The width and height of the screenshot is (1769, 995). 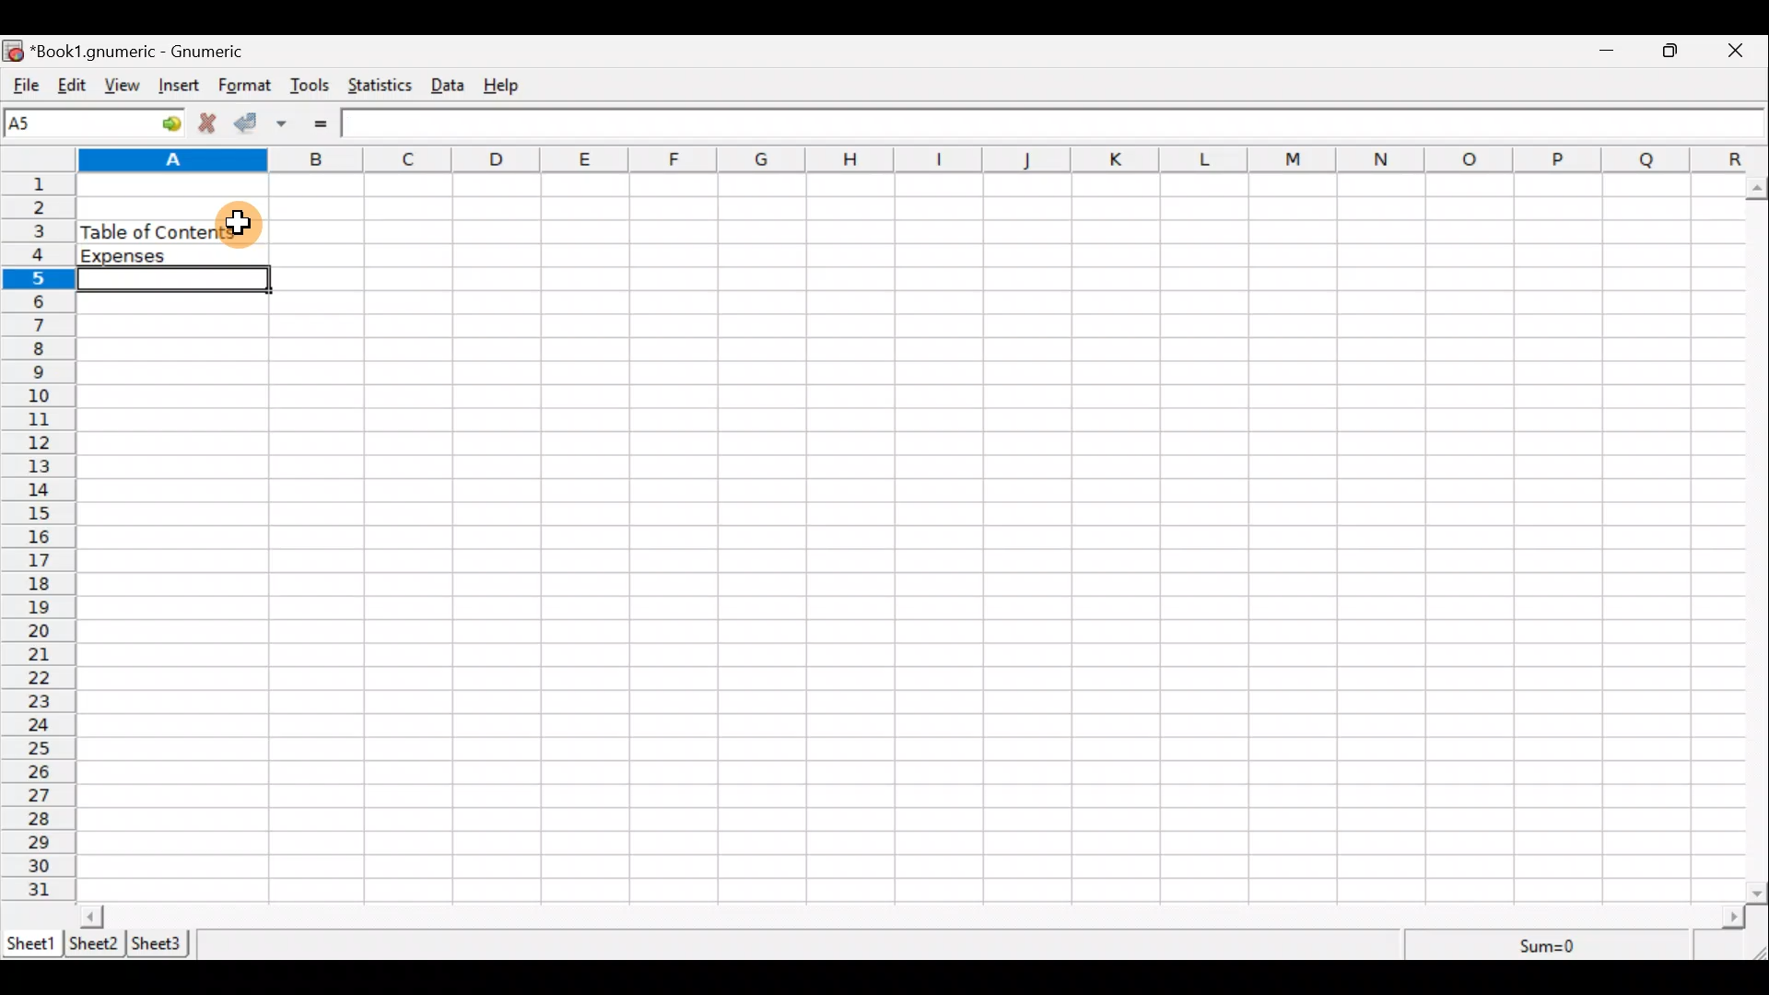 What do you see at coordinates (1550, 947) in the screenshot?
I see `Sum=0` at bounding box center [1550, 947].